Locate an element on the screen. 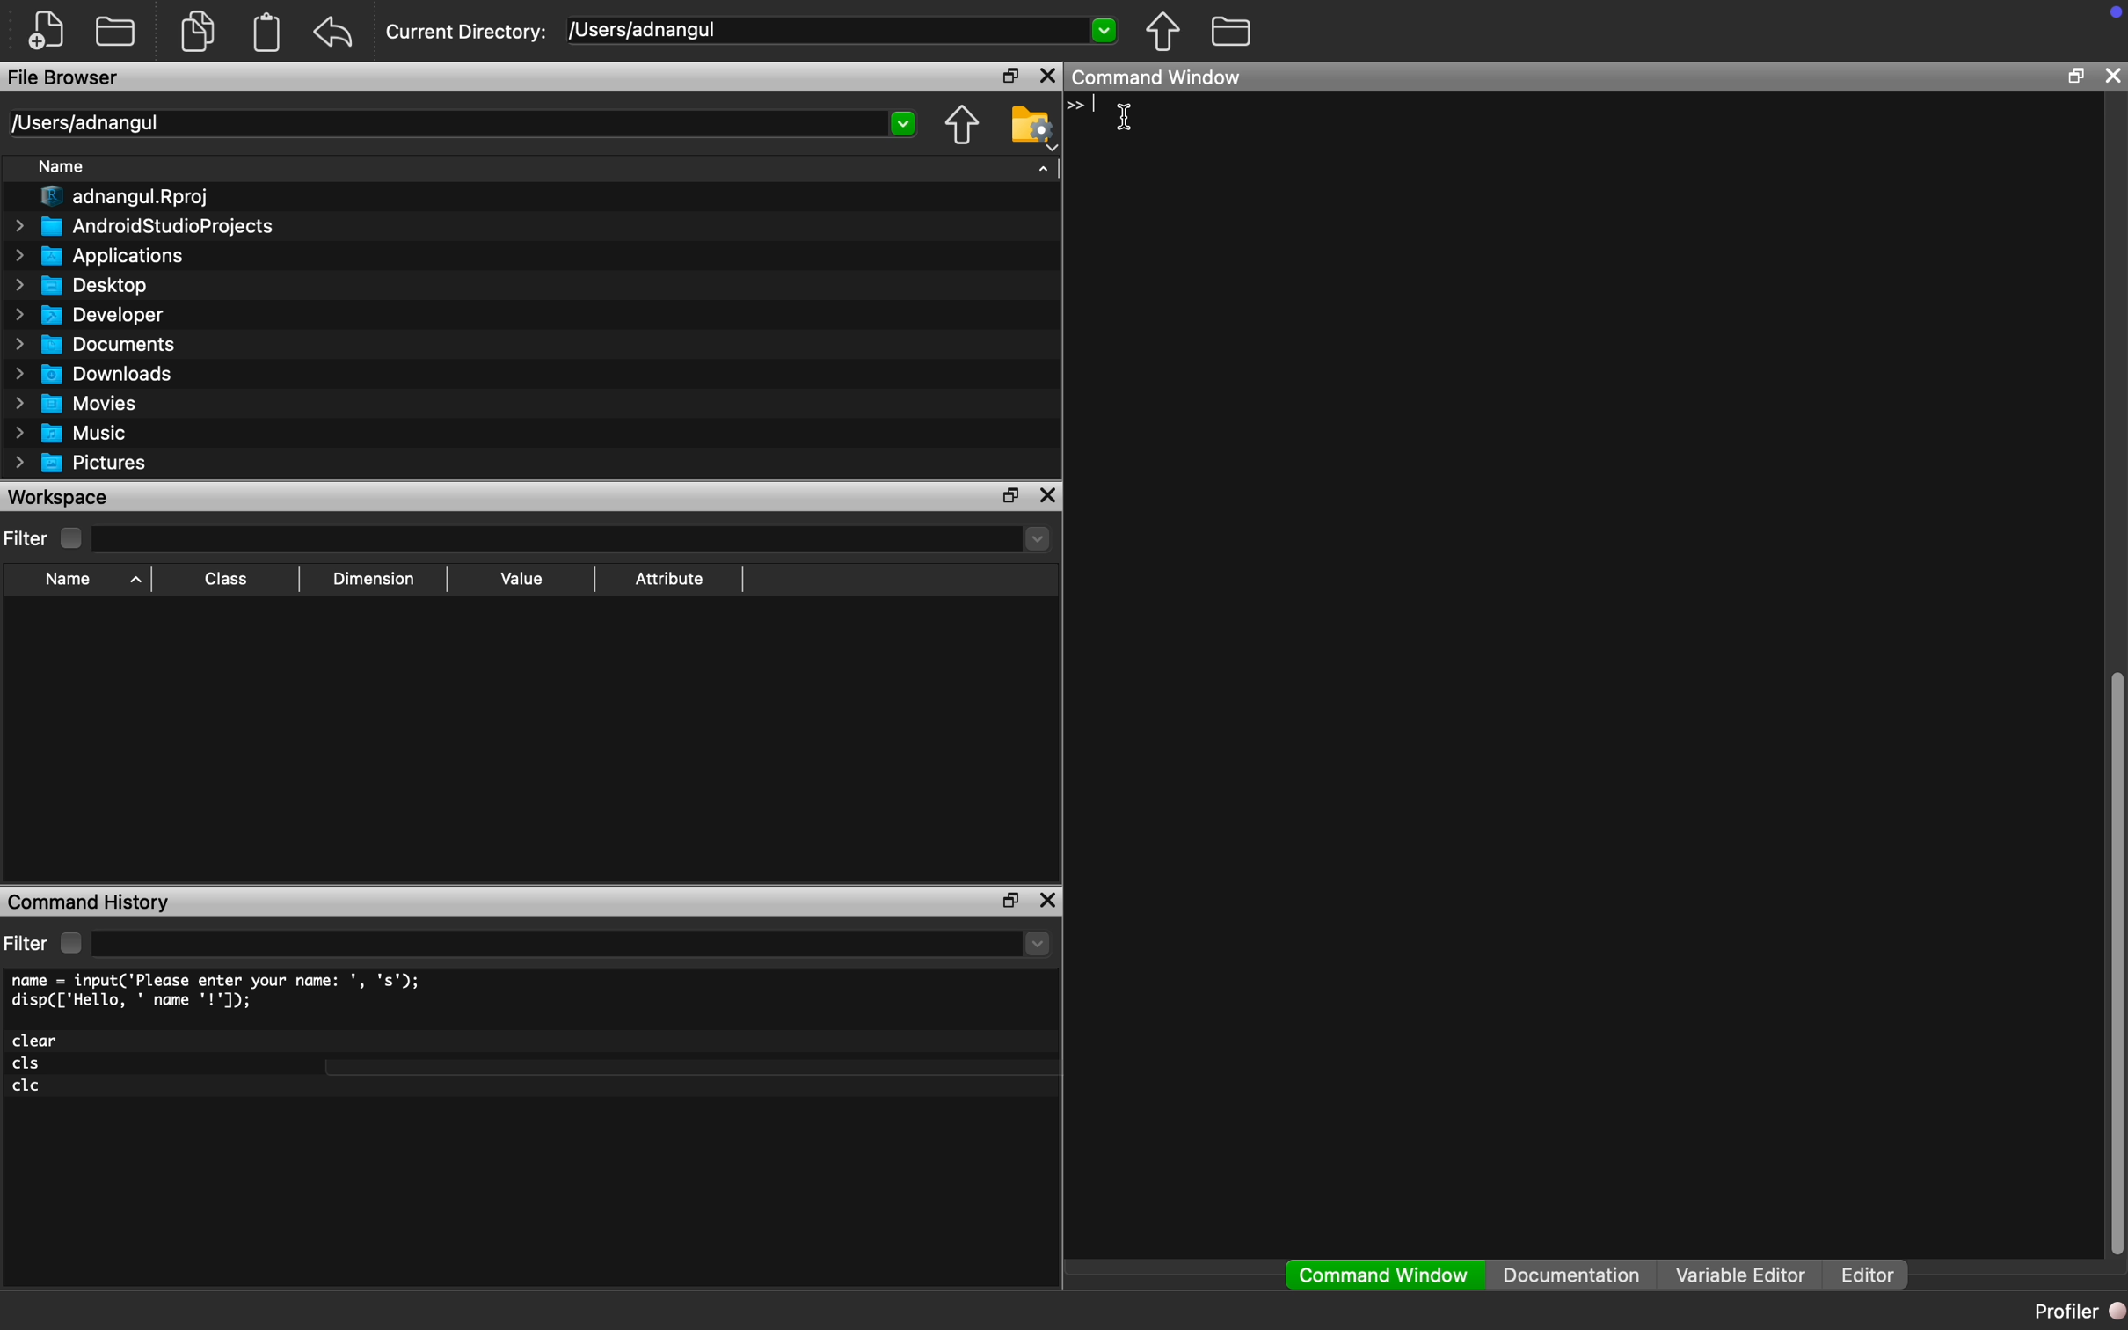 Image resolution: width=2128 pixels, height=1330 pixels. Workplace is located at coordinates (61, 496).